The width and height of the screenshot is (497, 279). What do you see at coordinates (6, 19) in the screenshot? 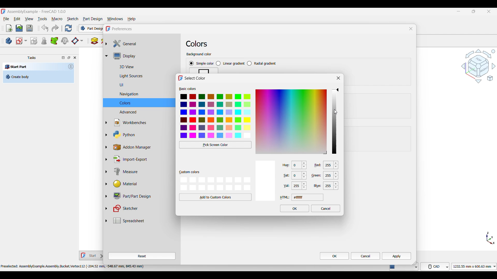
I see `File menu` at bounding box center [6, 19].